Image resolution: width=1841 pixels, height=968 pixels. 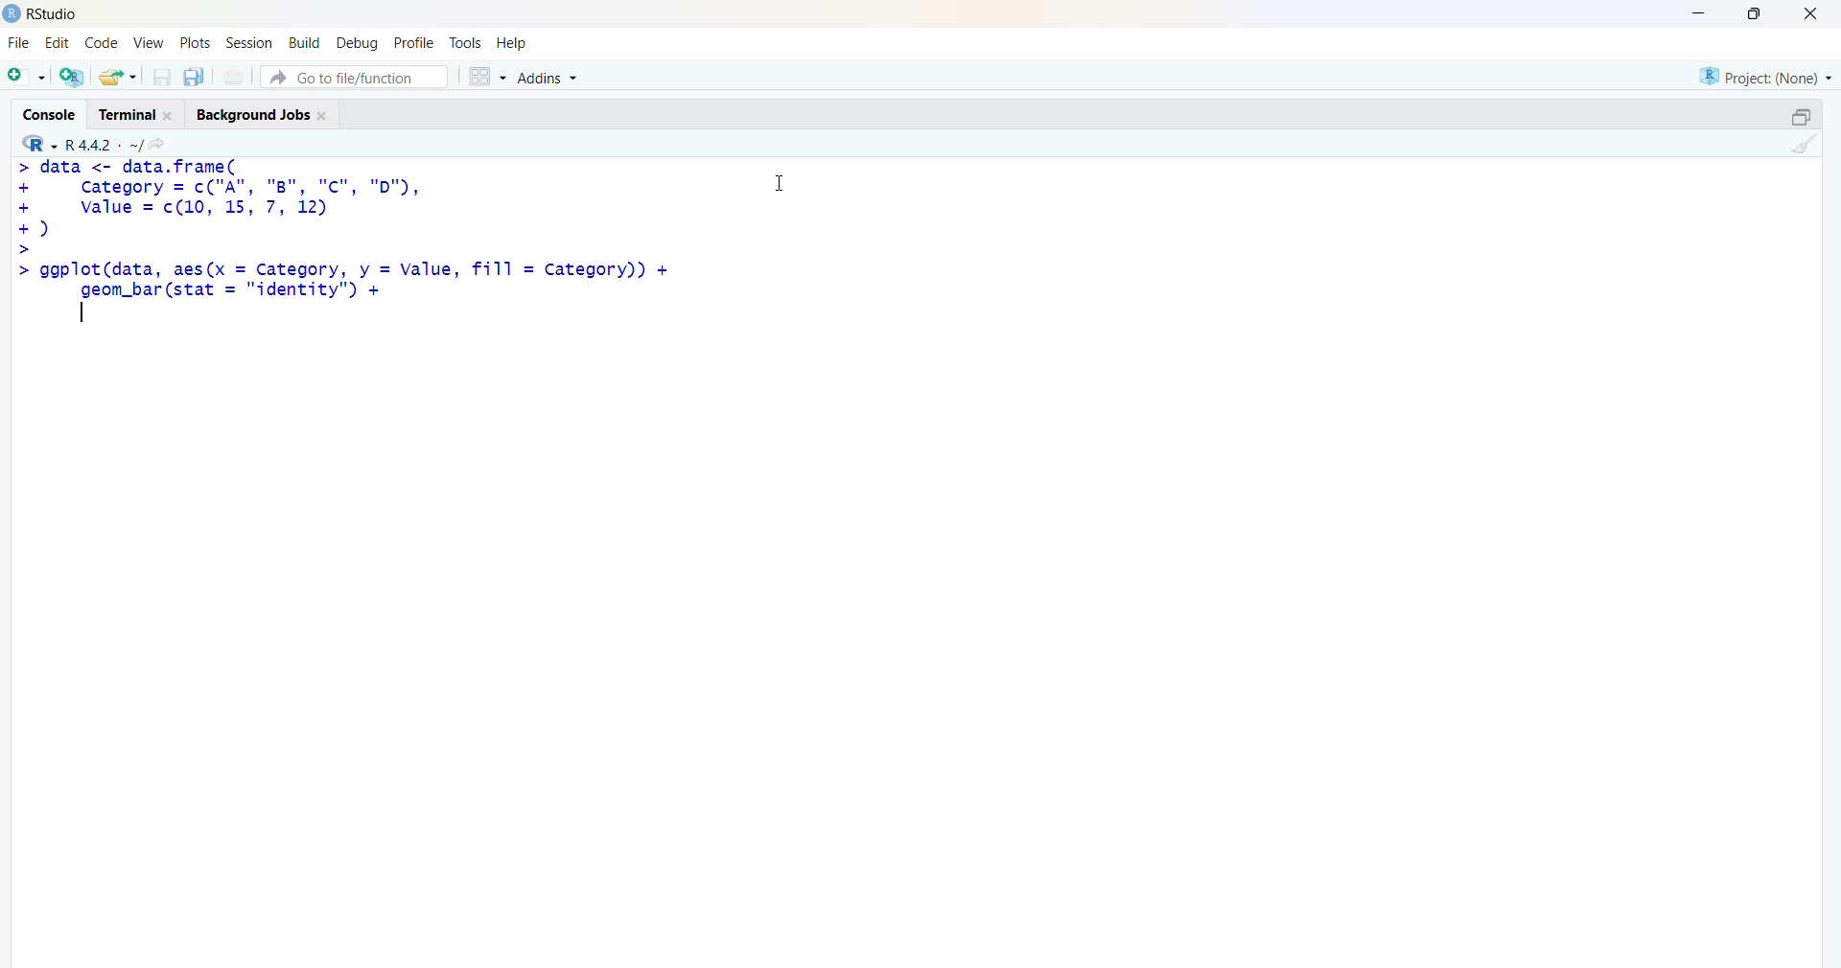 What do you see at coordinates (781, 180) in the screenshot?
I see `Cursor` at bounding box center [781, 180].